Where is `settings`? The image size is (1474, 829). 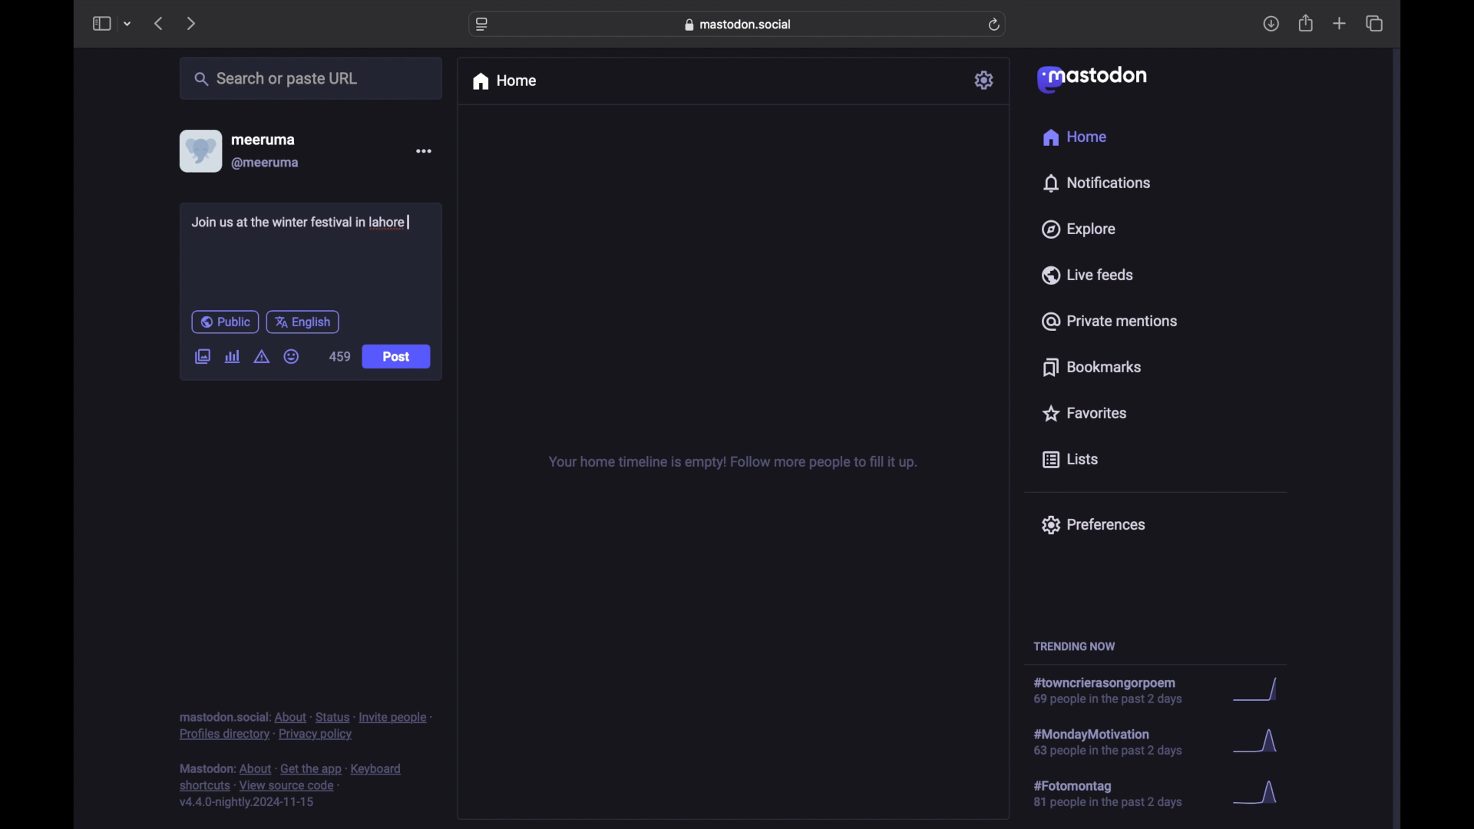 settings is located at coordinates (986, 80).